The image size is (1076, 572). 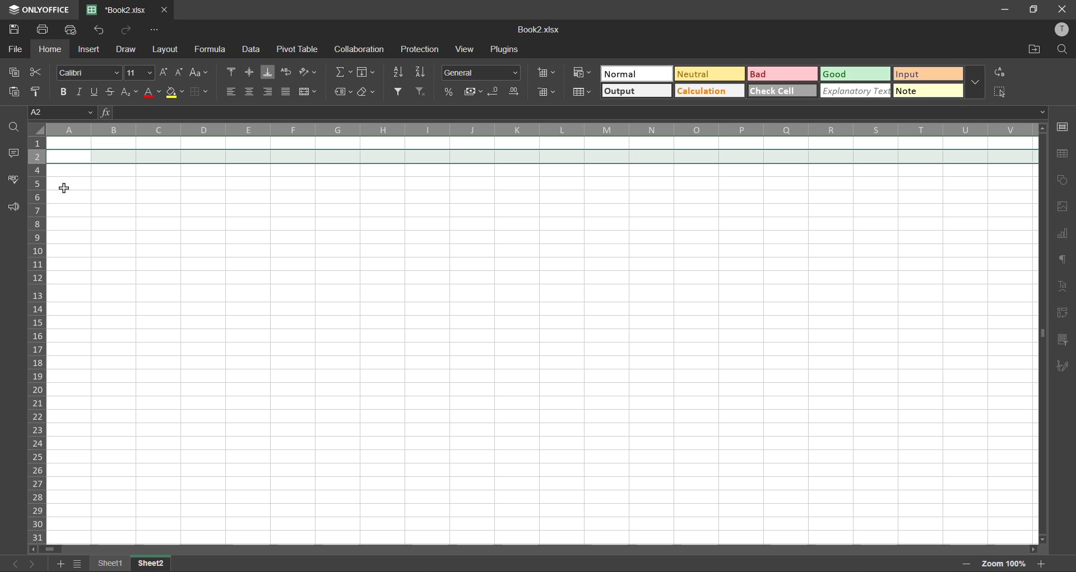 What do you see at coordinates (421, 92) in the screenshot?
I see `clear filter` at bounding box center [421, 92].